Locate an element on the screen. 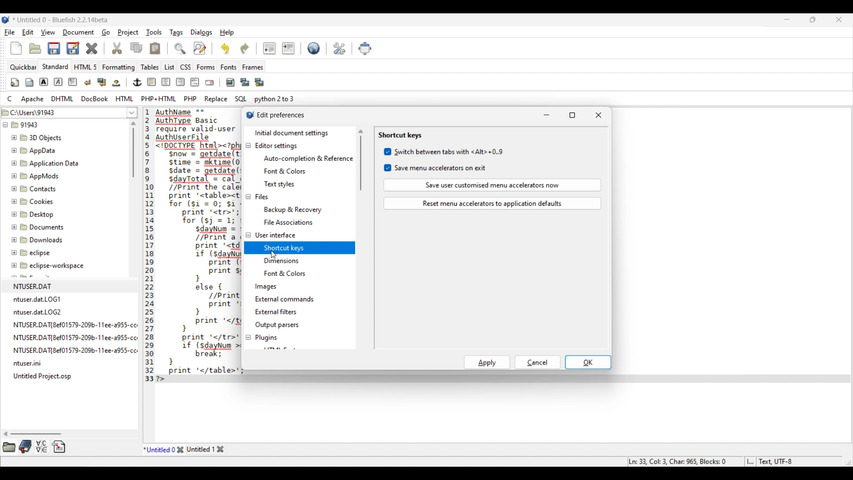  Cookies is located at coordinates (42, 203).